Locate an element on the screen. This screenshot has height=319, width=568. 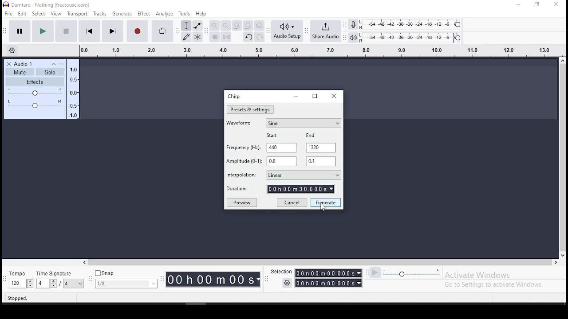
skip to end is located at coordinates (113, 31).